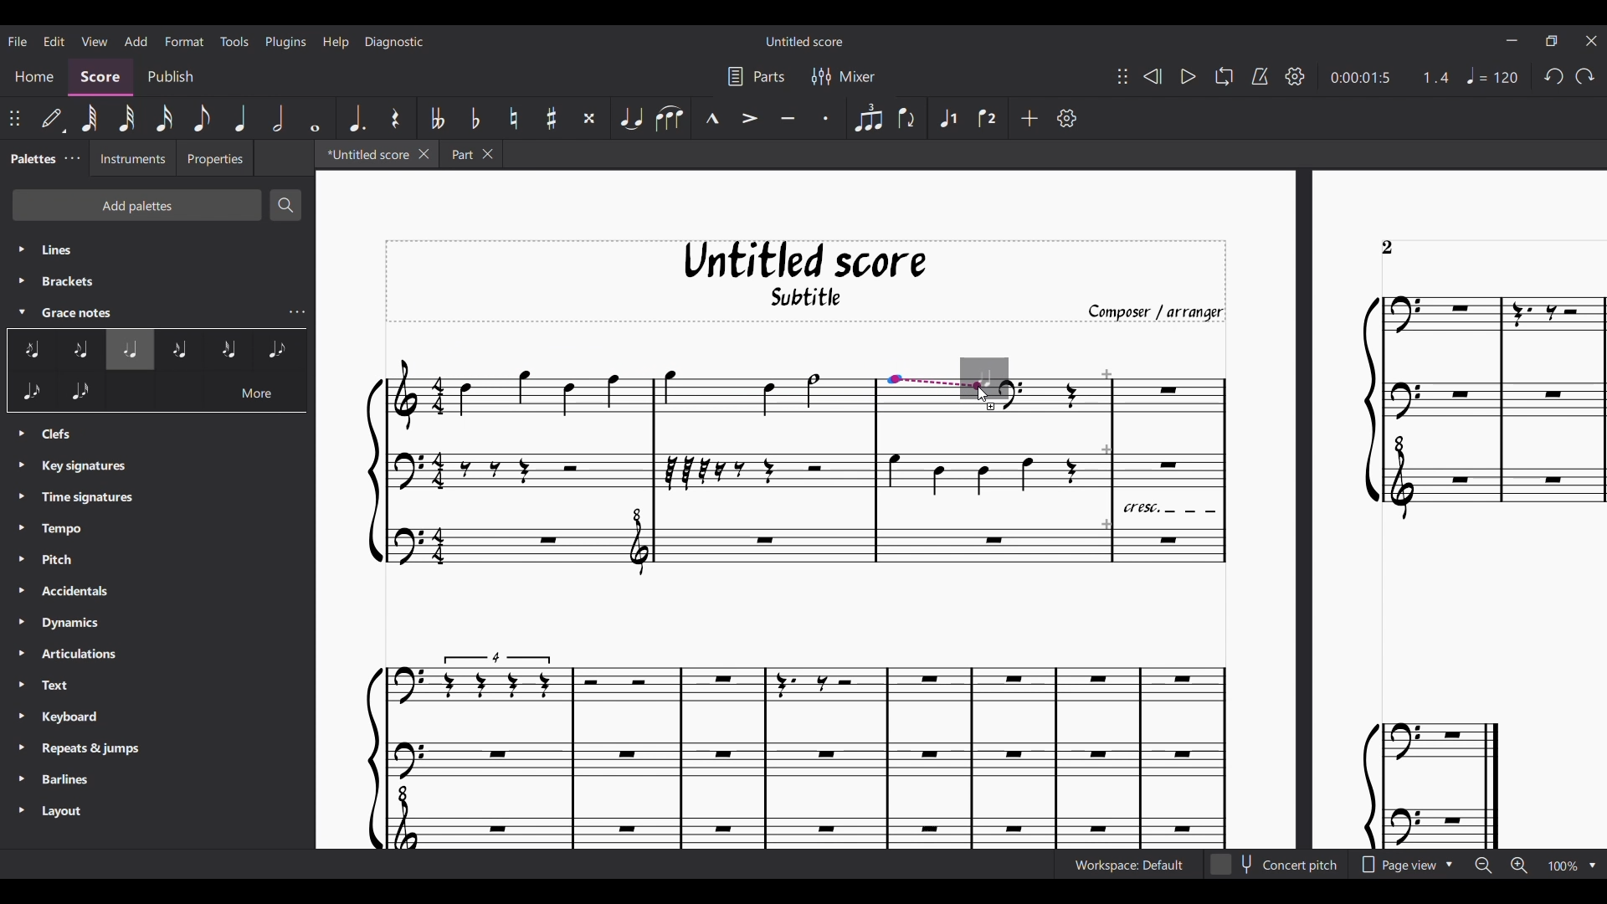 This screenshot has height=904, width=1607. Describe the element at coordinates (1410, 865) in the screenshot. I see `options to change page view` at that location.